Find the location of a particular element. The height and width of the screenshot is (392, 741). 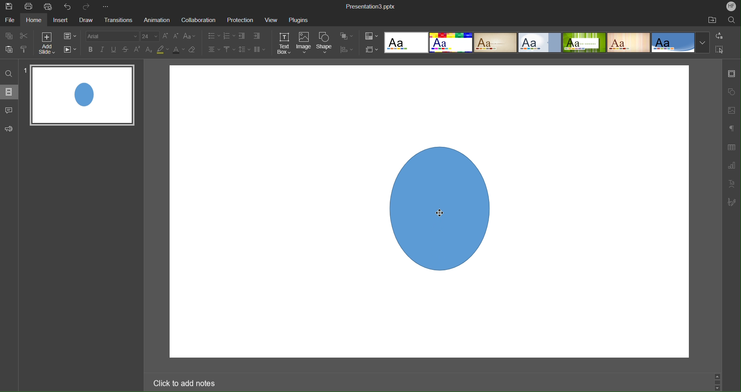

Superscript is located at coordinates (137, 51).